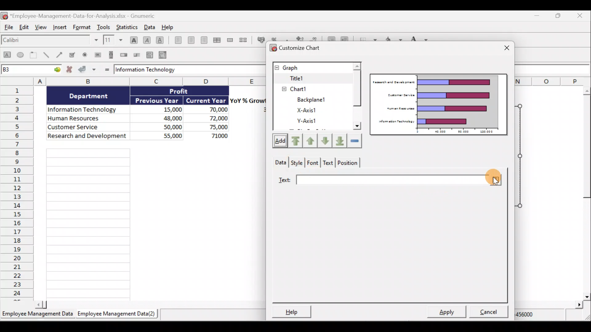 The height and width of the screenshot is (332, 591). Describe the element at coordinates (118, 314) in the screenshot. I see `Employee Management Data(2)` at that location.